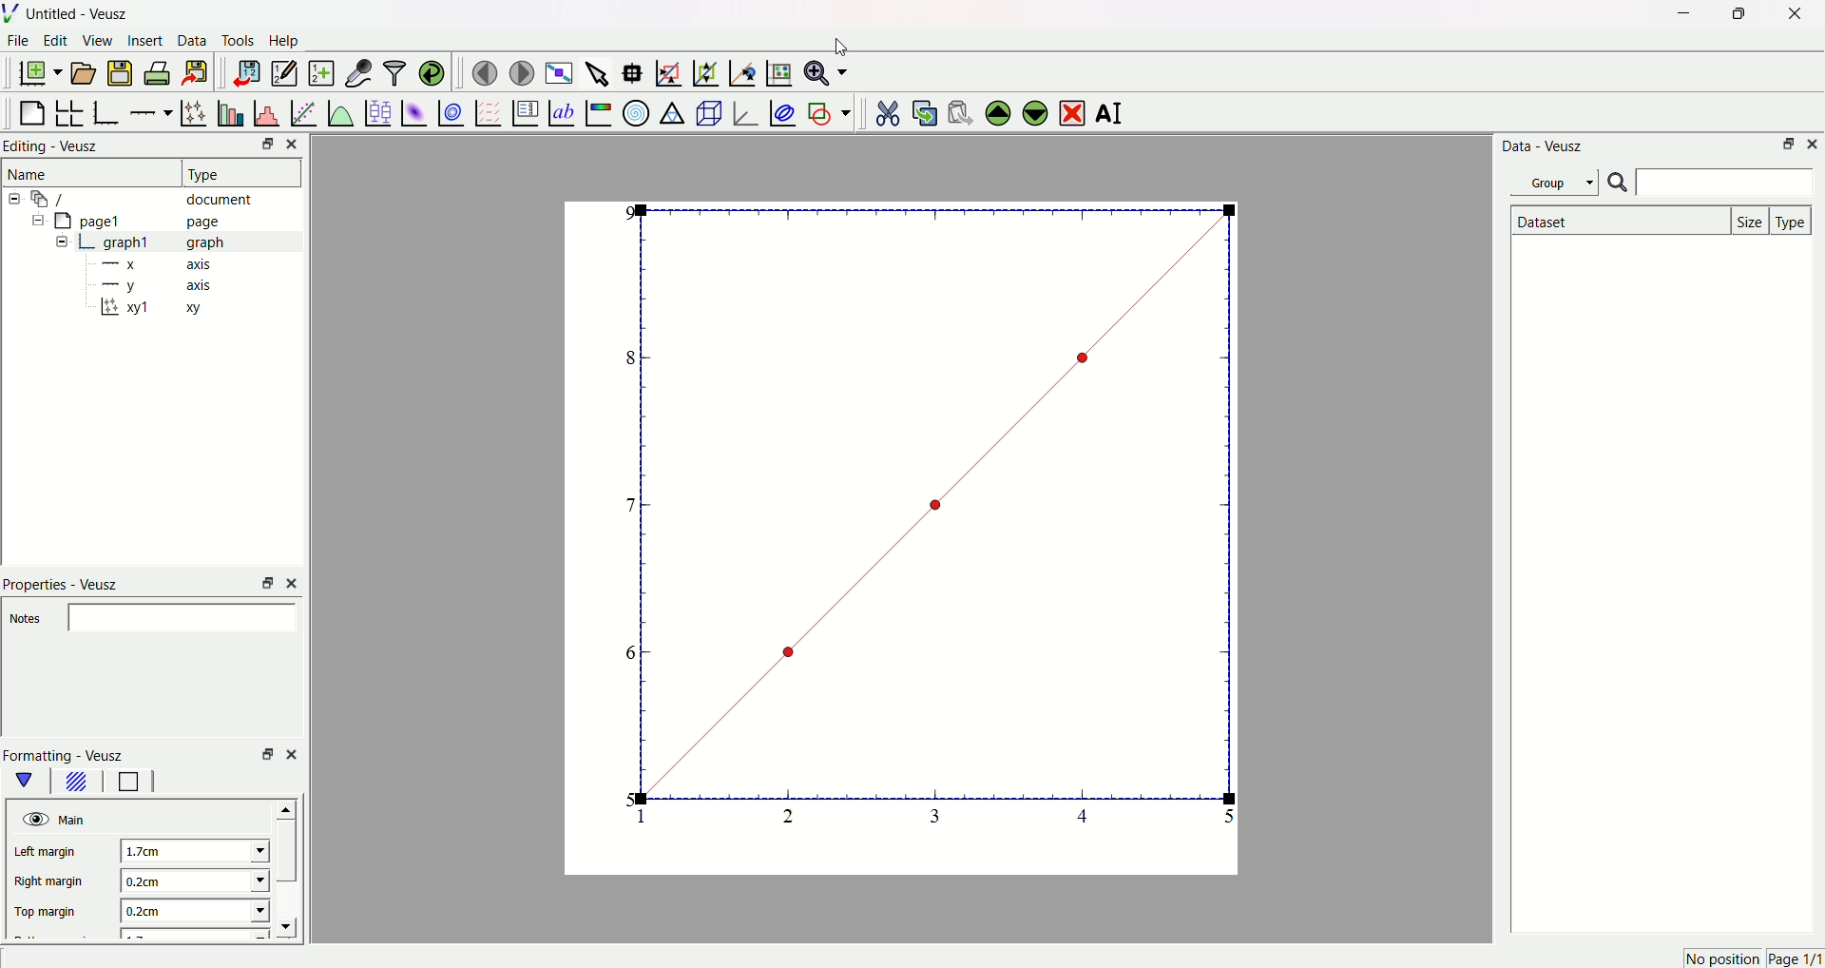 This screenshot has height=968, width=1825. What do you see at coordinates (961, 110) in the screenshot?
I see `paste the widgets` at bounding box center [961, 110].